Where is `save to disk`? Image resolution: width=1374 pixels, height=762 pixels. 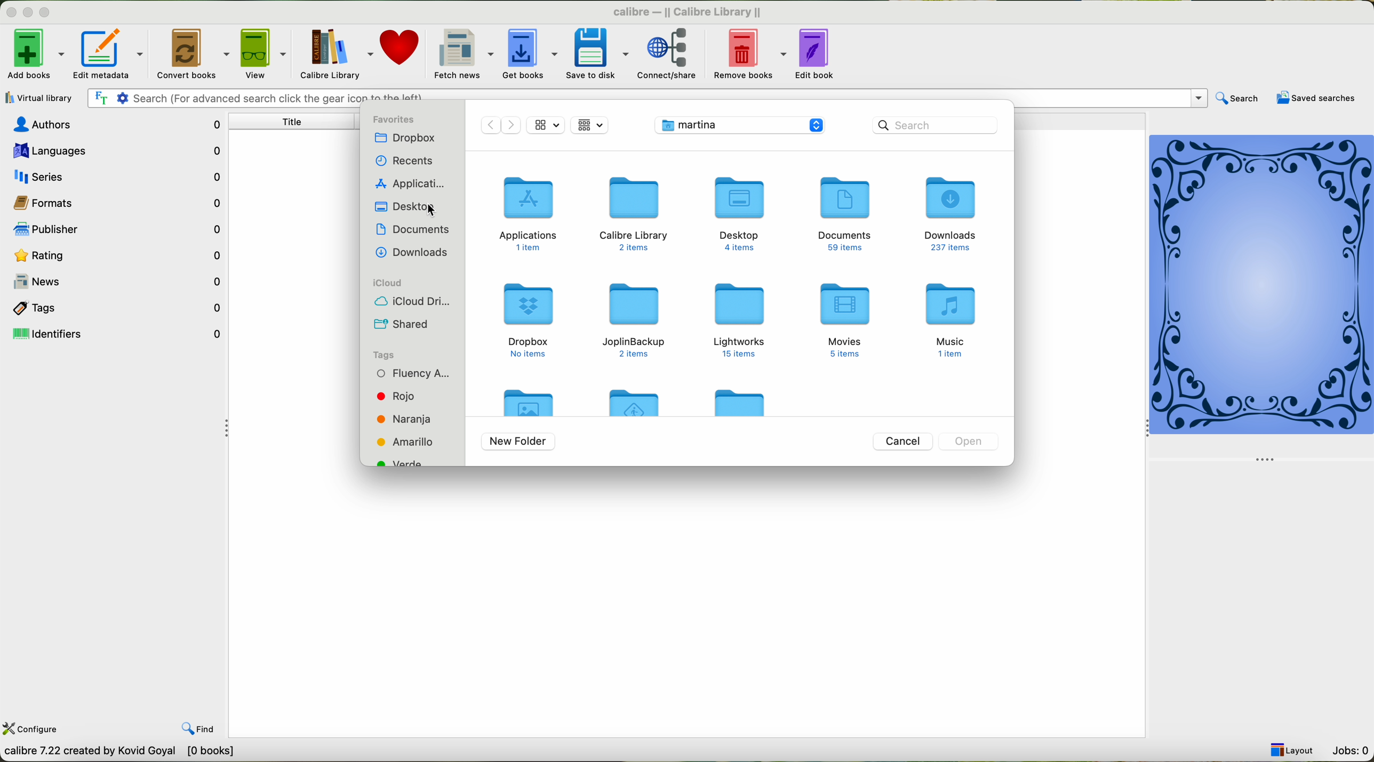 save to disk is located at coordinates (597, 54).